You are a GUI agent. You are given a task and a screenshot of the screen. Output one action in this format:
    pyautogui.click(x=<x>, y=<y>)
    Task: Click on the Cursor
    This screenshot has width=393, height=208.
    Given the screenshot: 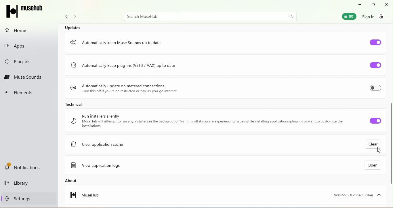 What is the action you would take?
    pyautogui.click(x=379, y=151)
    